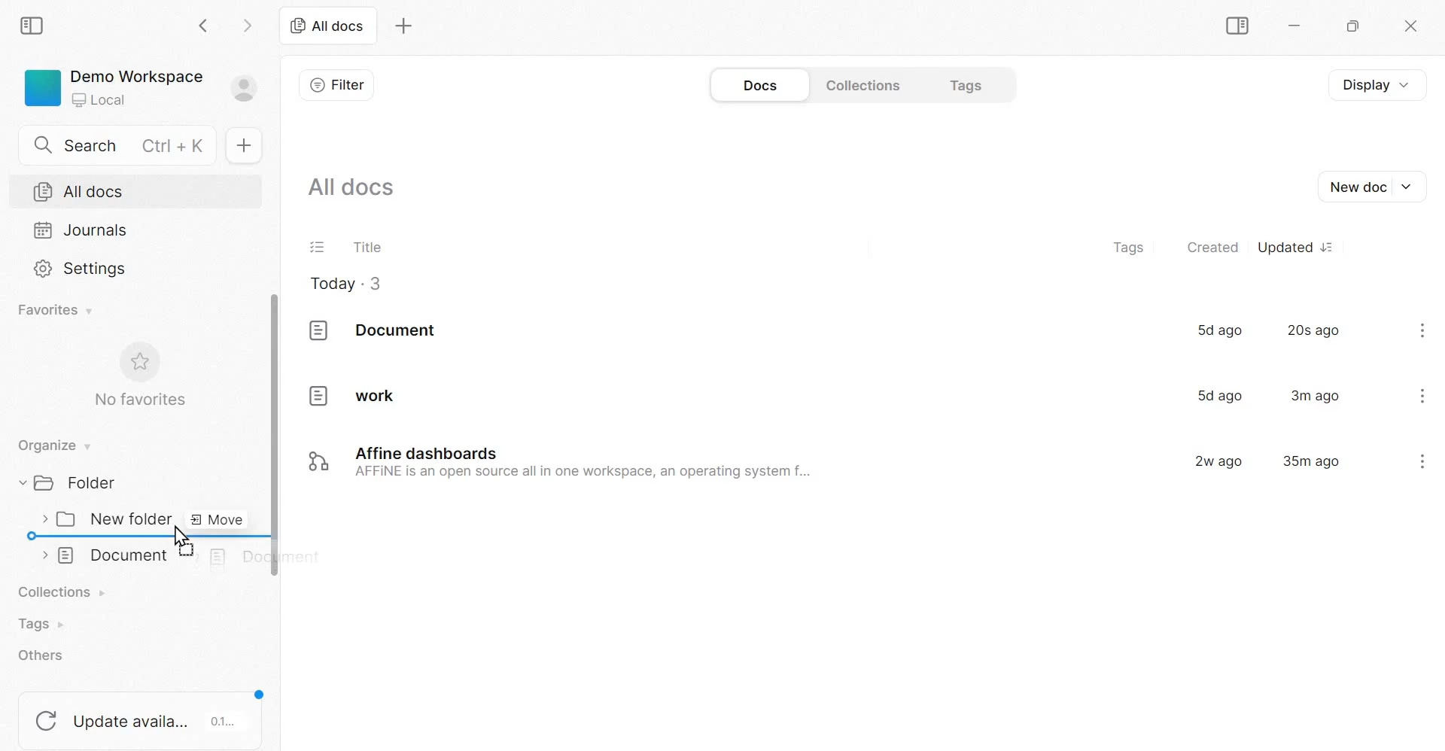 The width and height of the screenshot is (1445, 751). What do you see at coordinates (82, 230) in the screenshot?
I see `Journals` at bounding box center [82, 230].